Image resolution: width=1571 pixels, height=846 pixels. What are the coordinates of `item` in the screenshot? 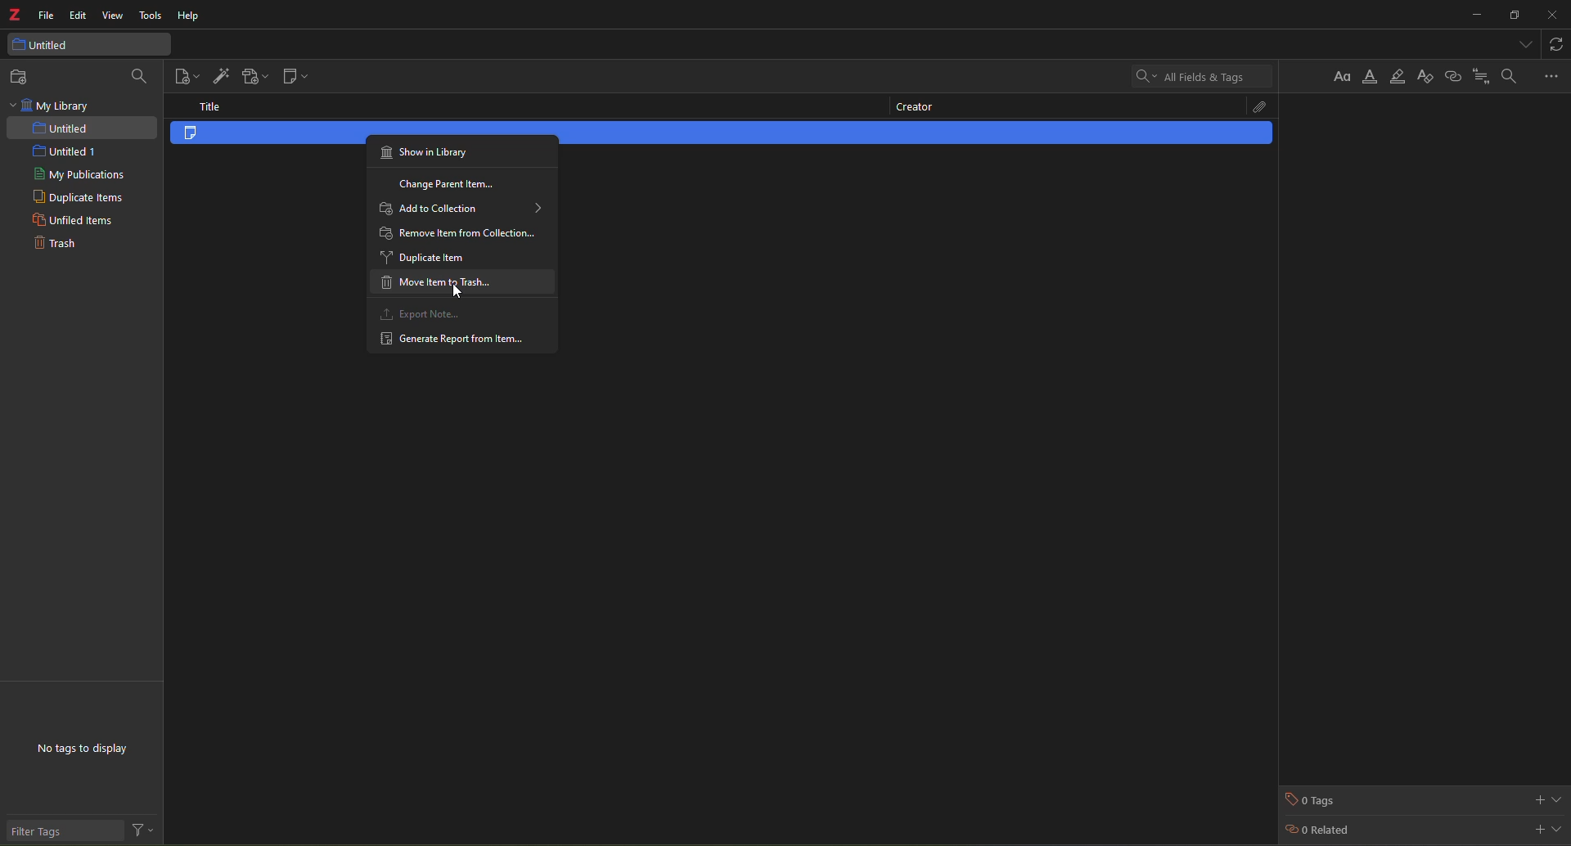 It's located at (213, 138).